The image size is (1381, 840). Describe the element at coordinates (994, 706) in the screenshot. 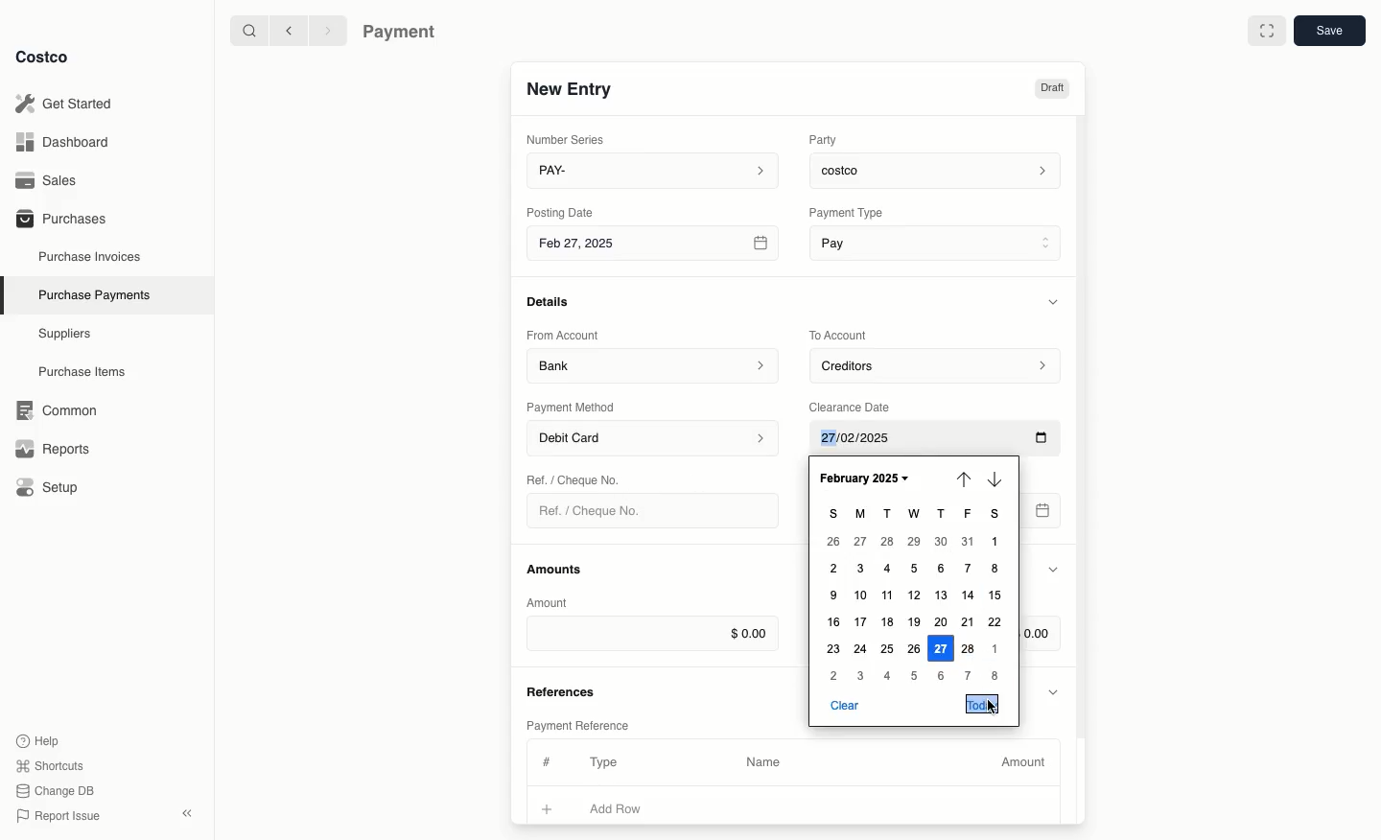

I see `cursor` at that location.